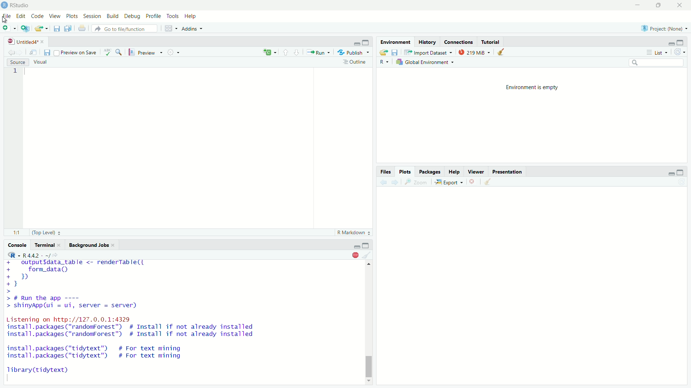  I want to click on go to next section, so click(297, 52).